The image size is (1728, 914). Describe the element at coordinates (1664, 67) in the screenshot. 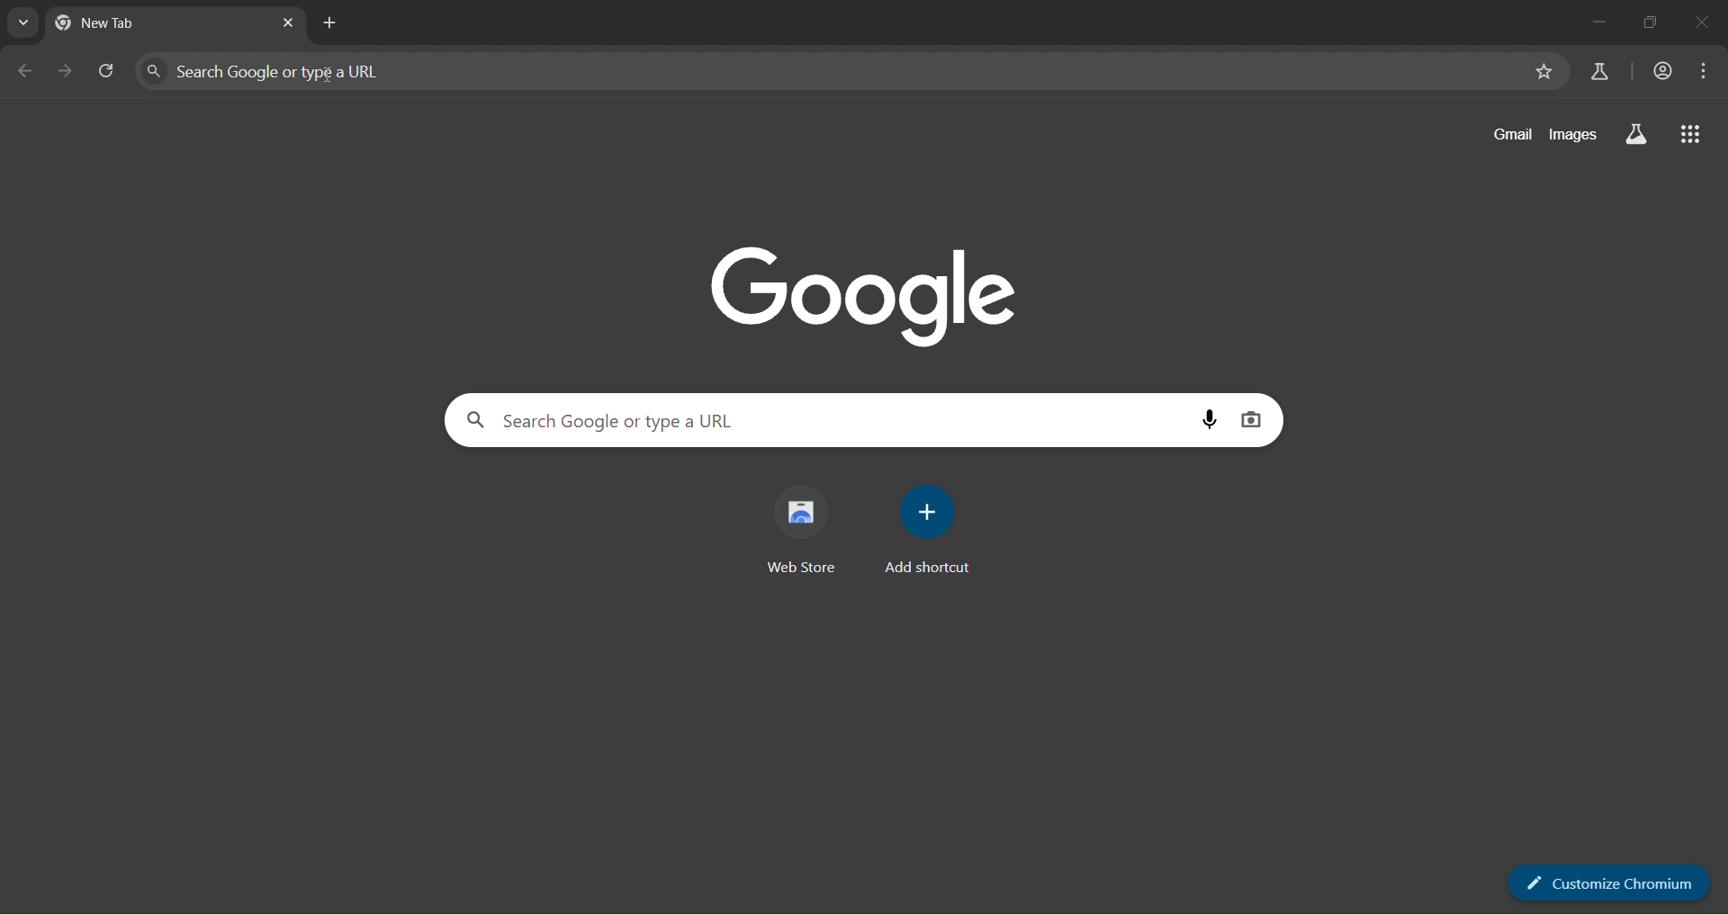

I see `account` at that location.